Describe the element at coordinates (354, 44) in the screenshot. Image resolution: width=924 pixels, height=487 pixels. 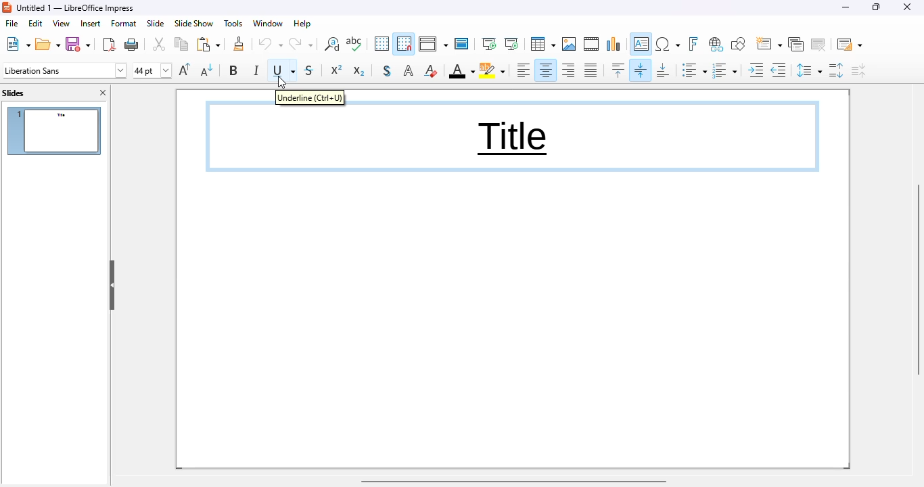
I see `spelling` at that location.